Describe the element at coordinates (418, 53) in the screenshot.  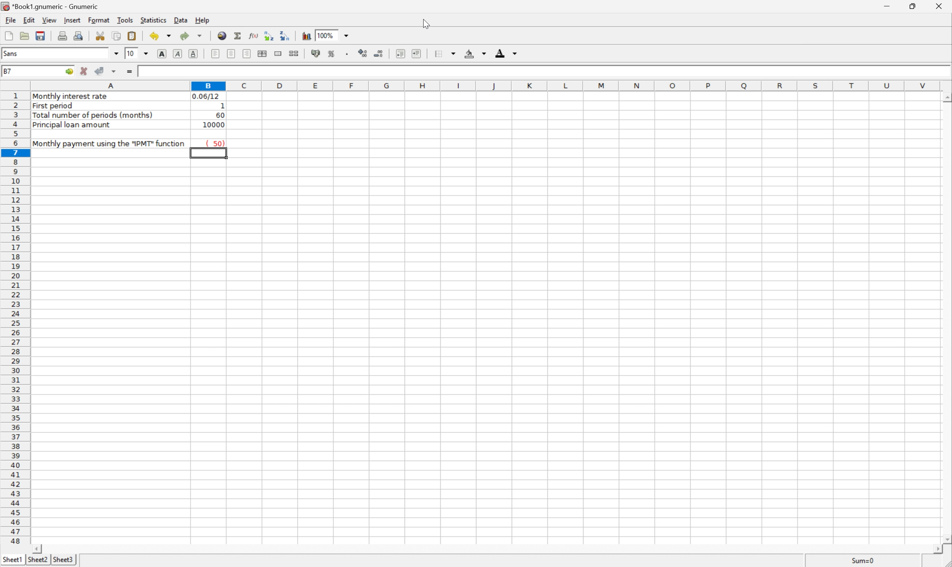
I see `Increase indent, and align the contents to the left` at that location.